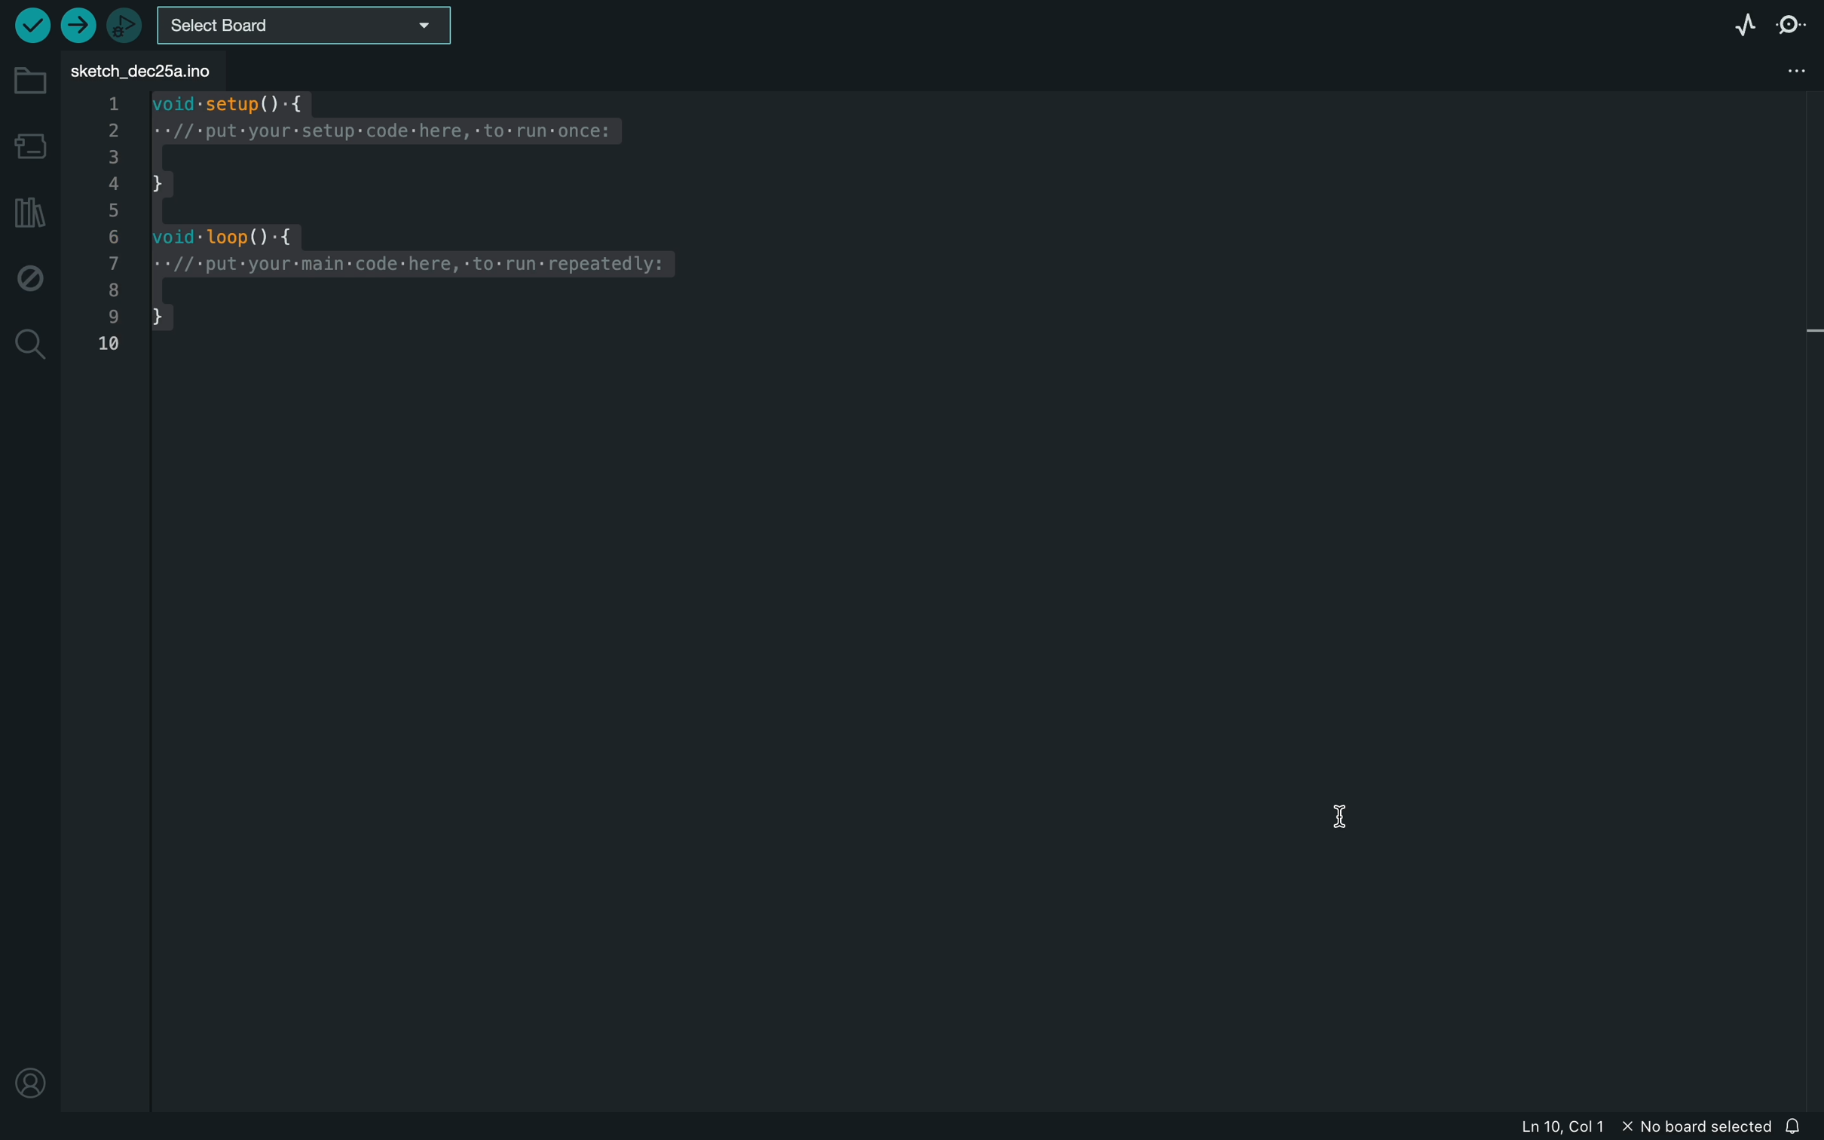 The width and height of the screenshot is (1824, 1140). What do you see at coordinates (1799, 1126) in the screenshot?
I see `notification` at bounding box center [1799, 1126].